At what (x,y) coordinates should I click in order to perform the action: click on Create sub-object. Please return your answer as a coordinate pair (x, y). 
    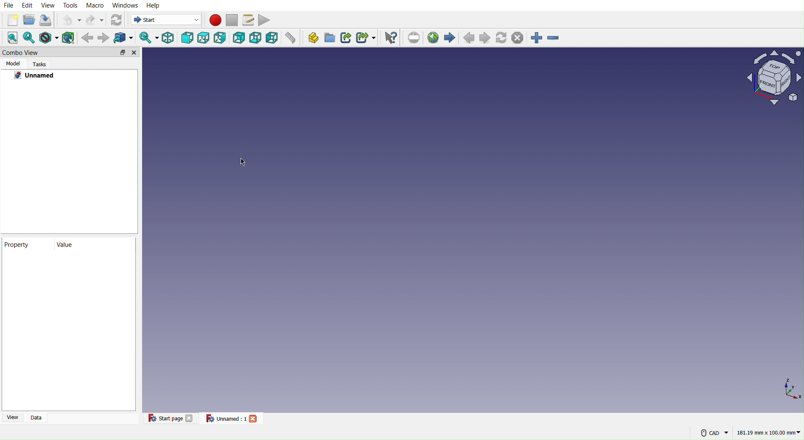
    Looking at the image, I should click on (367, 36).